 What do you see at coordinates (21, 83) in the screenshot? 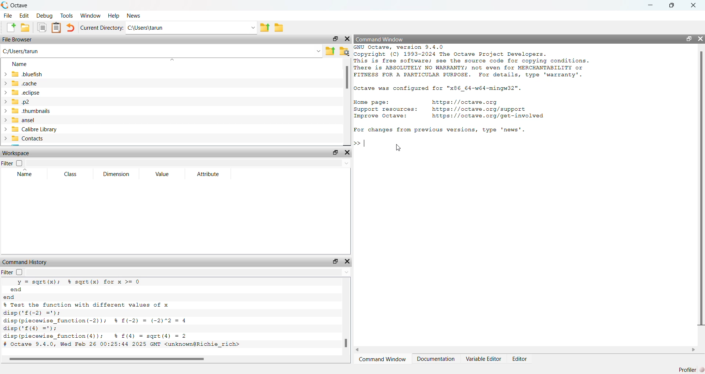
I see `>cache` at bounding box center [21, 83].